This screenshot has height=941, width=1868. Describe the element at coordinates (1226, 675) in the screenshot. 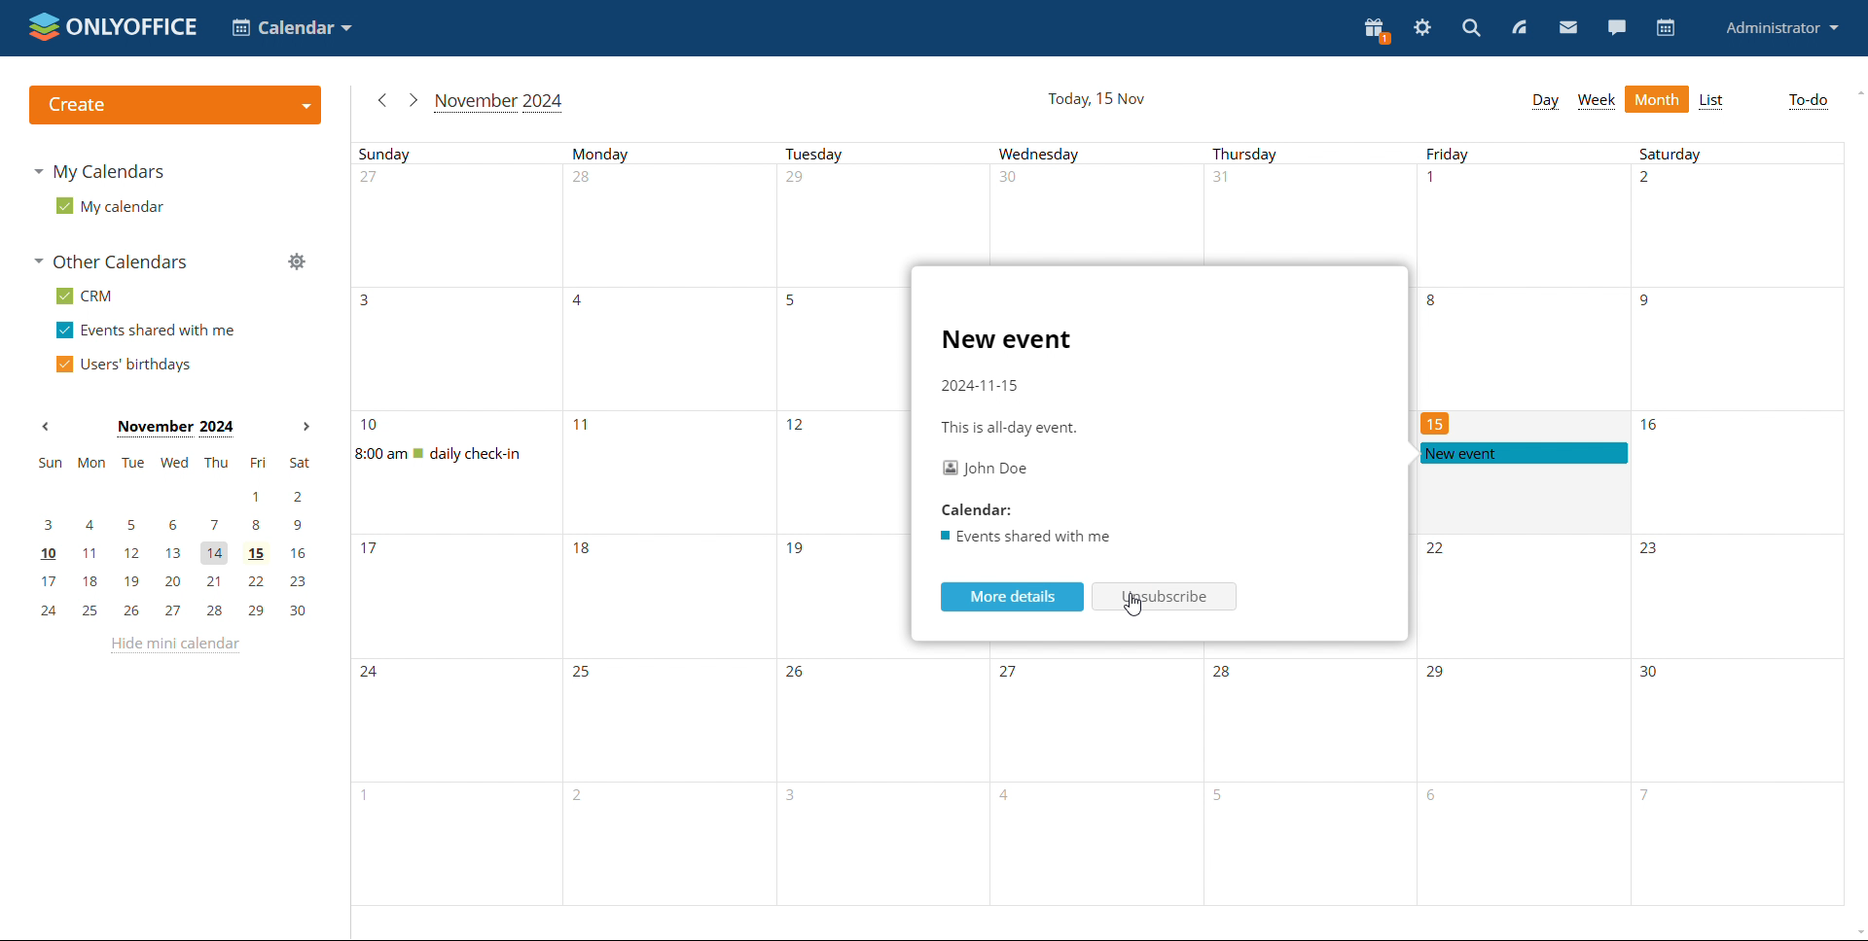

I see `Number` at that location.